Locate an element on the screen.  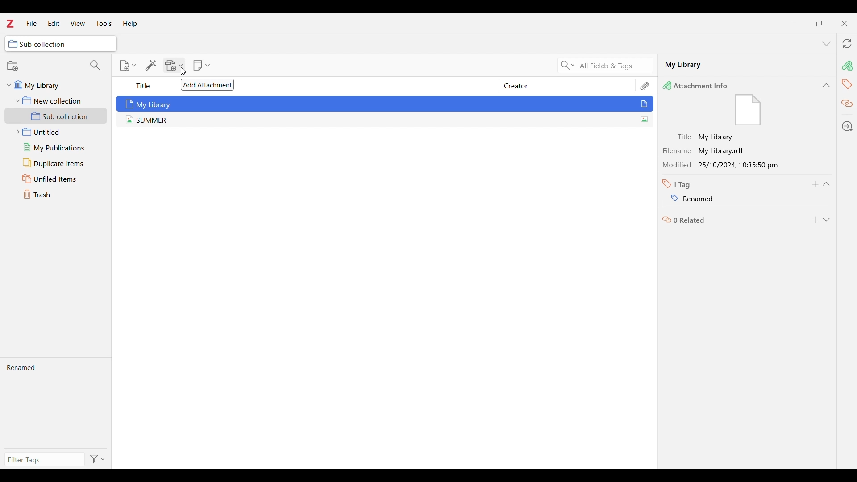
Software logo is located at coordinates (10, 23).